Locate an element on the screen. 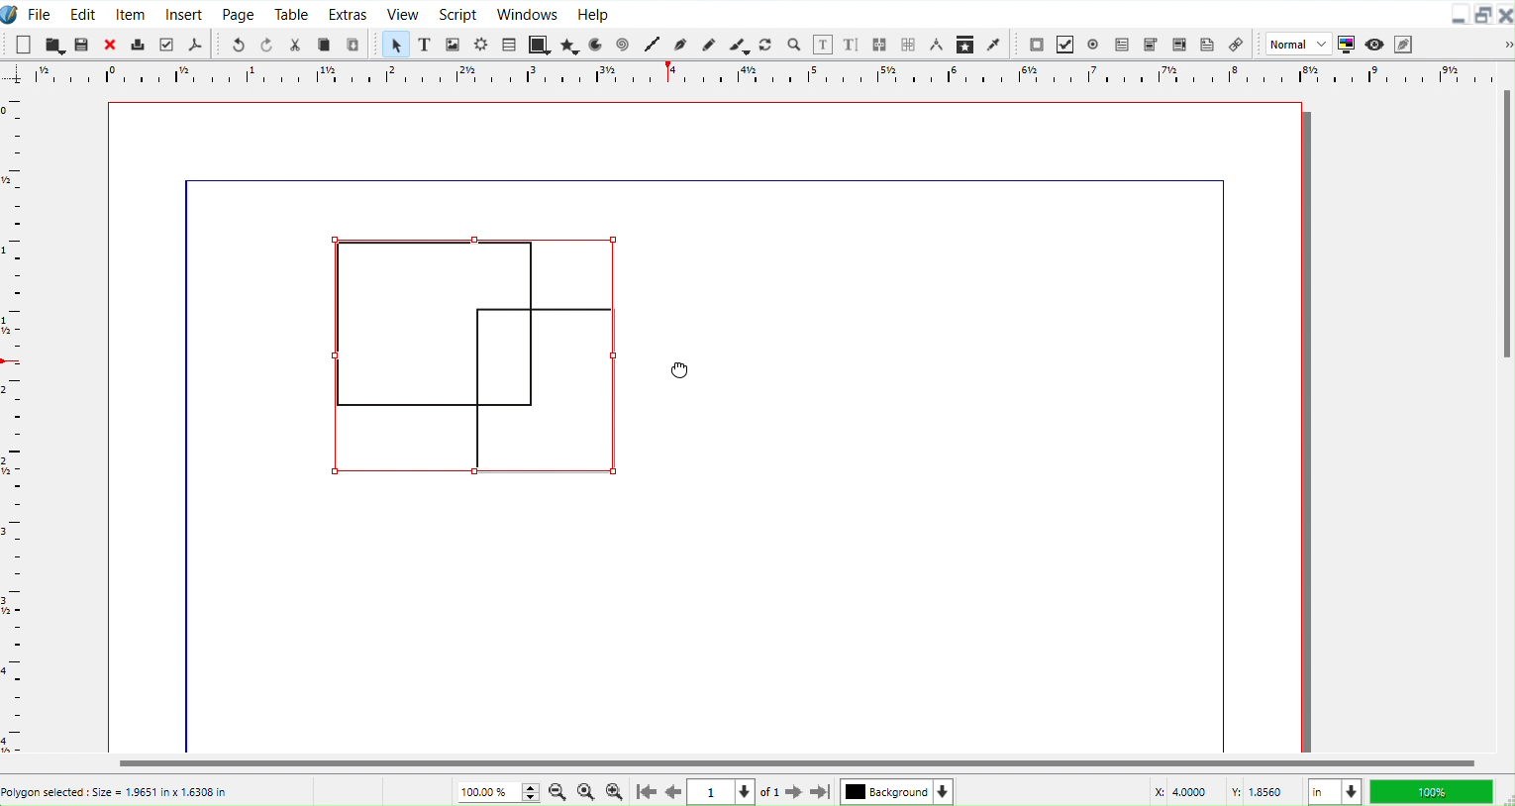 Image resolution: width=1515 pixels, height=806 pixels. Select current page is located at coordinates (723, 792).